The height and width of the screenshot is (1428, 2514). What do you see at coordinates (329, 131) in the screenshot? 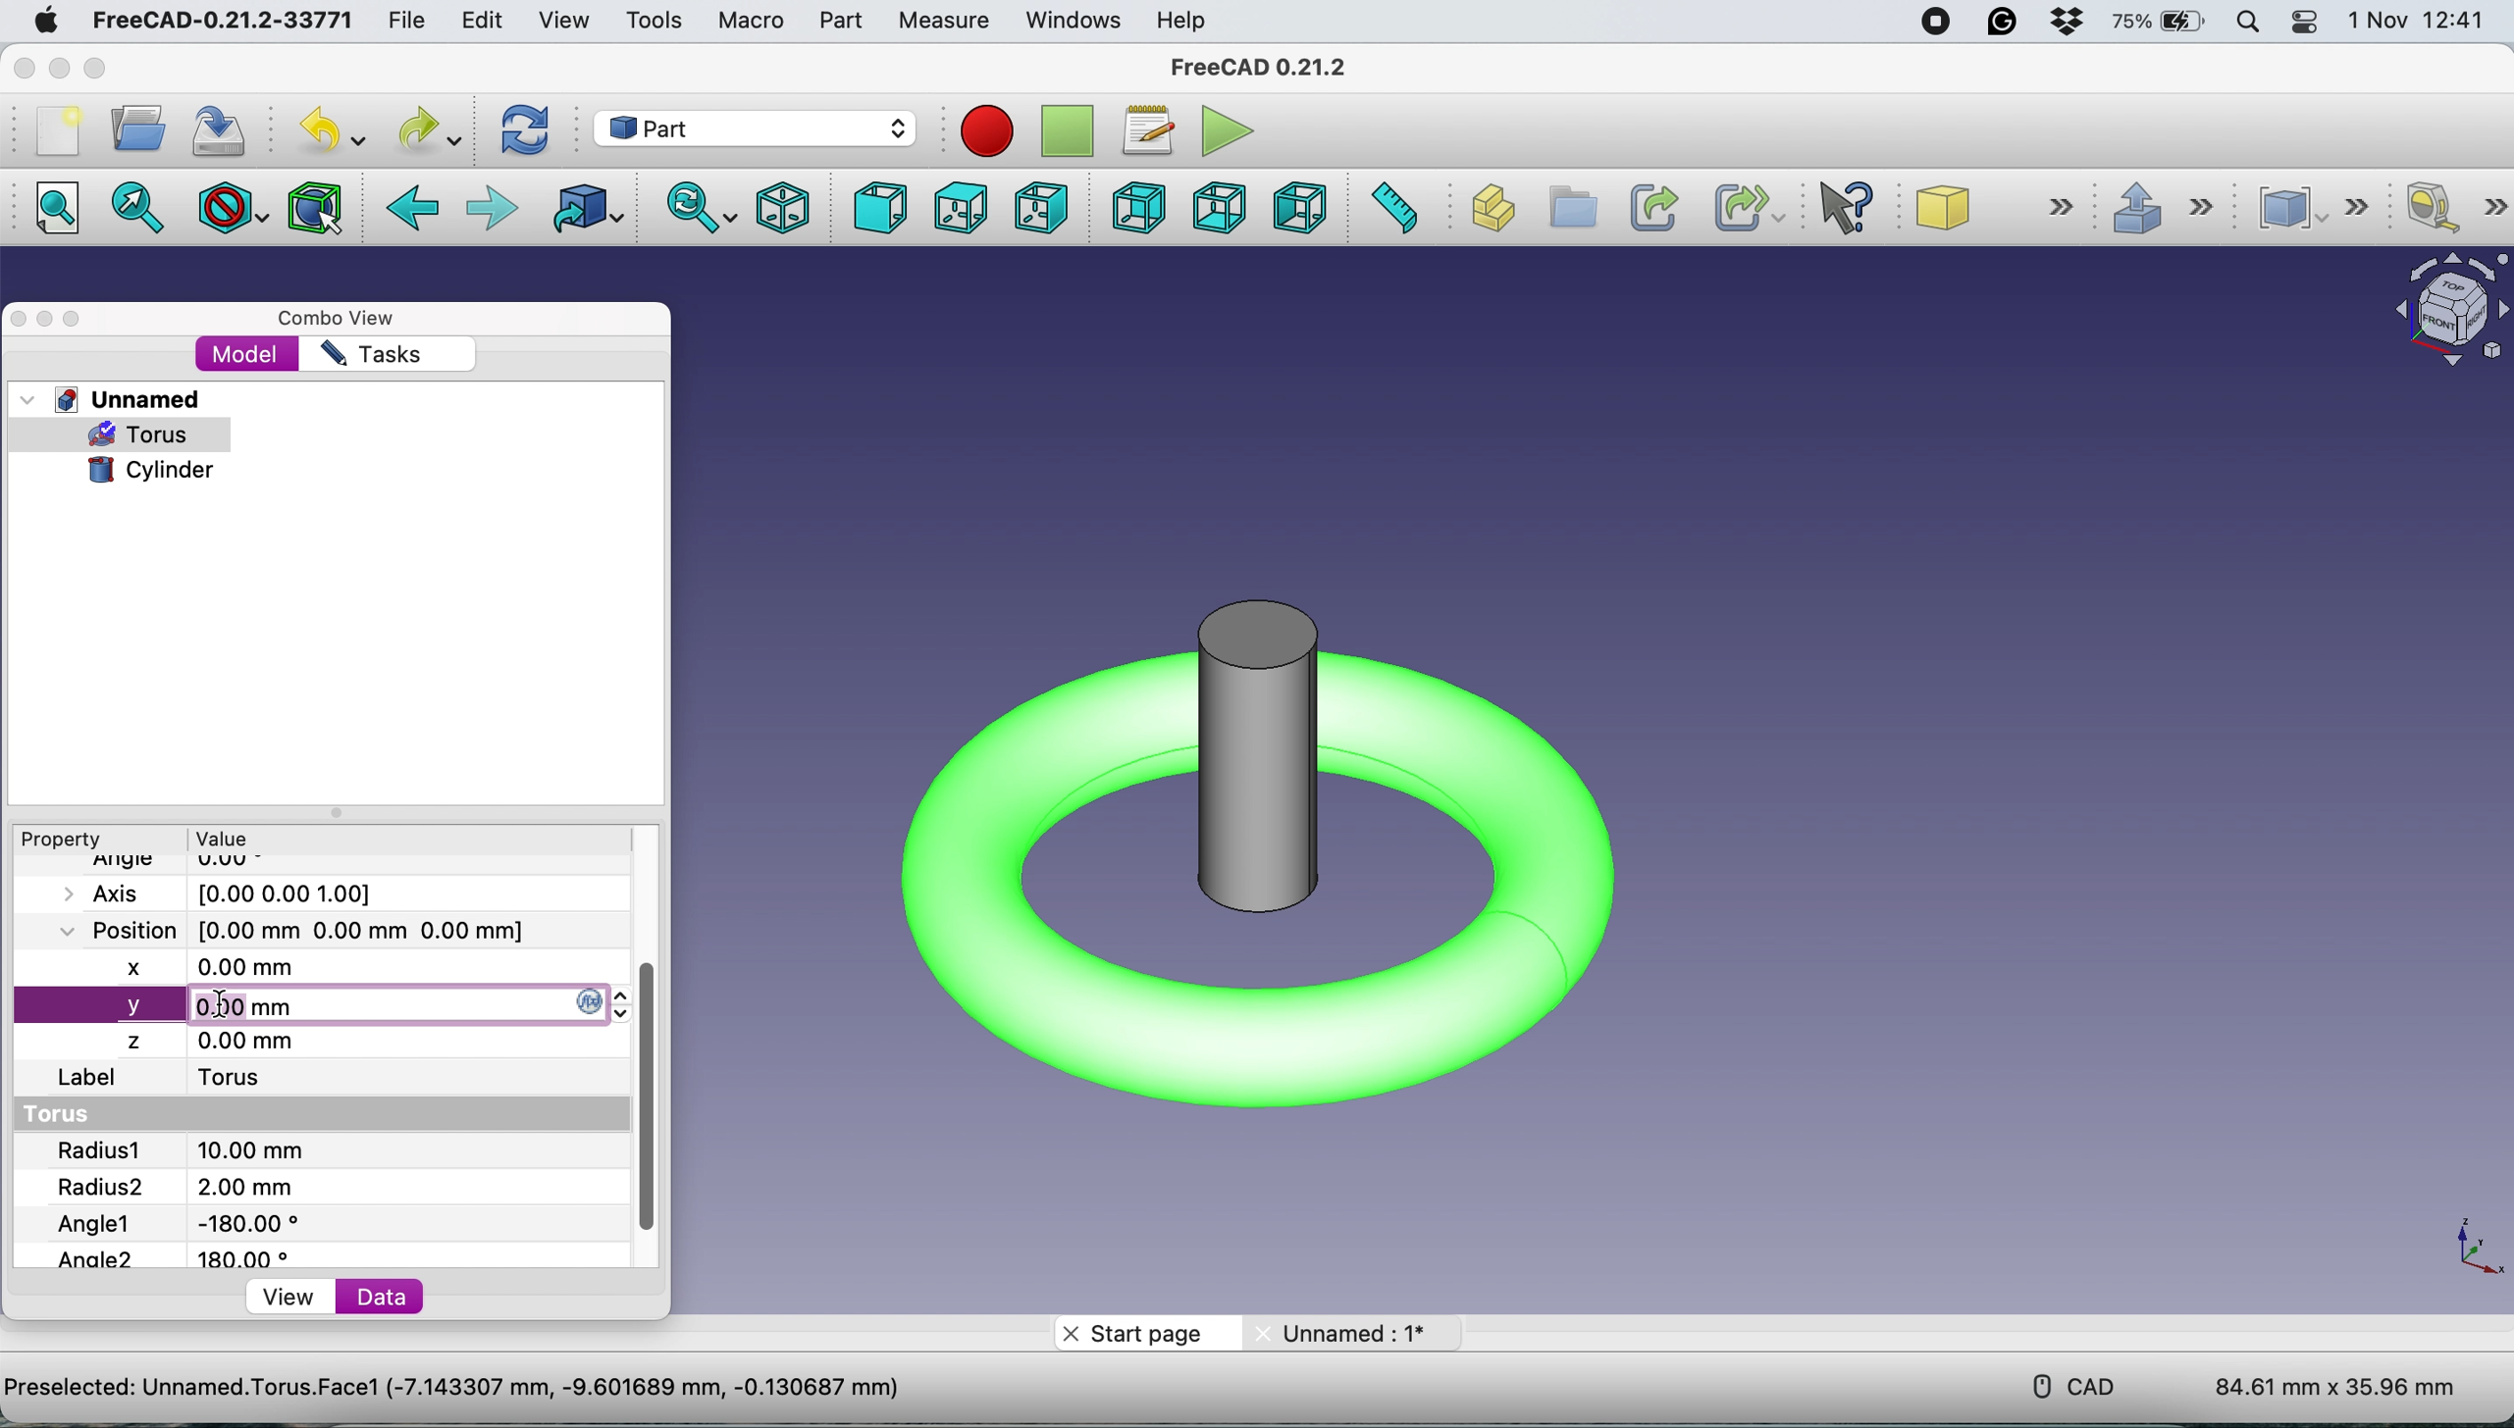
I see `undo` at bounding box center [329, 131].